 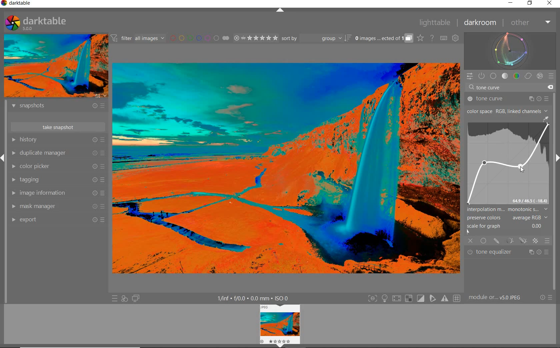 I want to click on CURSOR, so click(x=485, y=163).